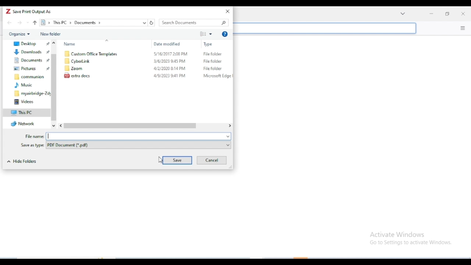 This screenshot has width=471, height=265. Describe the element at coordinates (170, 76) in the screenshot. I see `4/9/2023 41 PM` at that location.